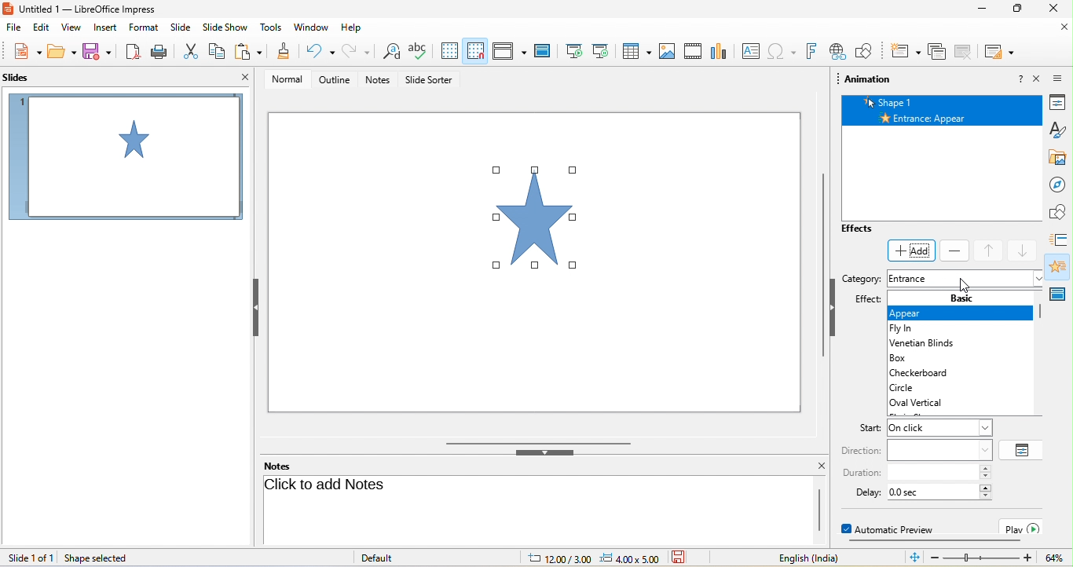 The image size is (1073, 567). I want to click on slide dimension: 4.00x5.00, so click(629, 558).